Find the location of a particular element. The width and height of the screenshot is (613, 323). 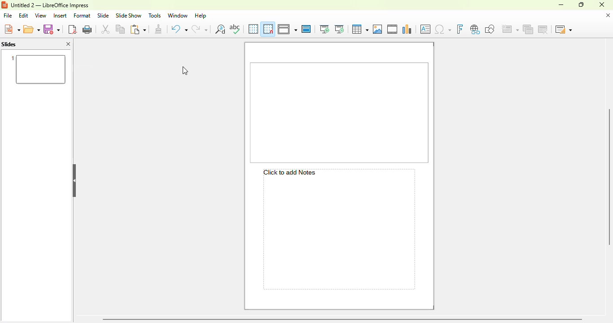

insert hyperlink is located at coordinates (475, 29).